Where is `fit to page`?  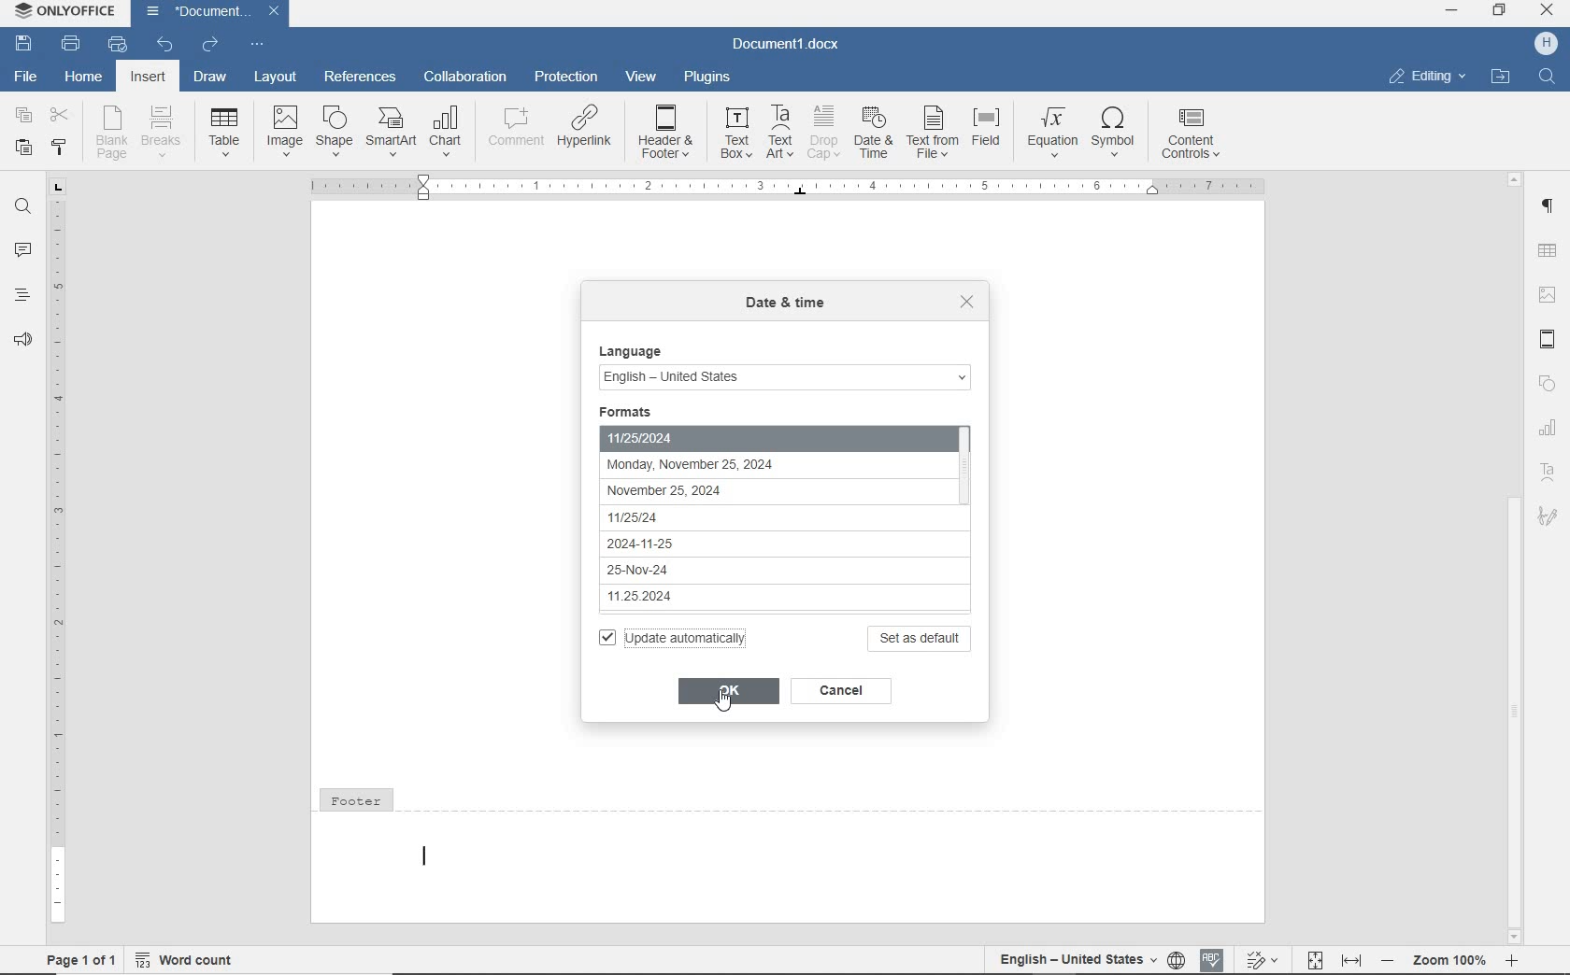
fit to page is located at coordinates (1314, 959).